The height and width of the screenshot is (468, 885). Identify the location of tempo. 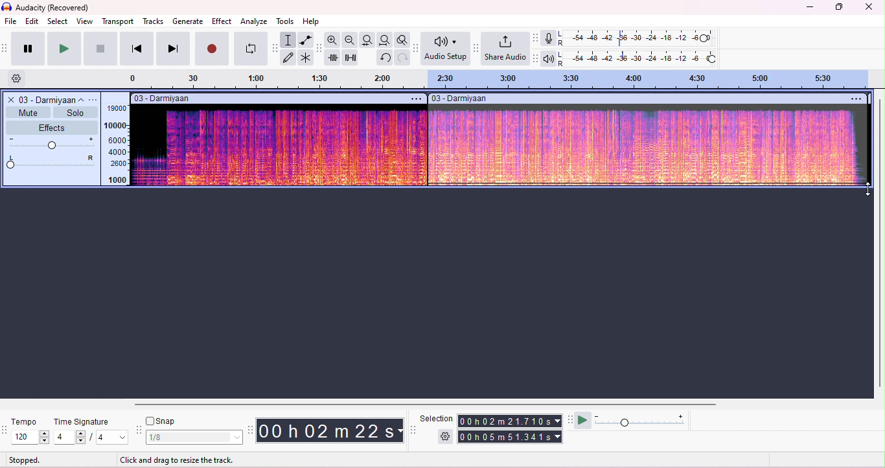
(25, 422).